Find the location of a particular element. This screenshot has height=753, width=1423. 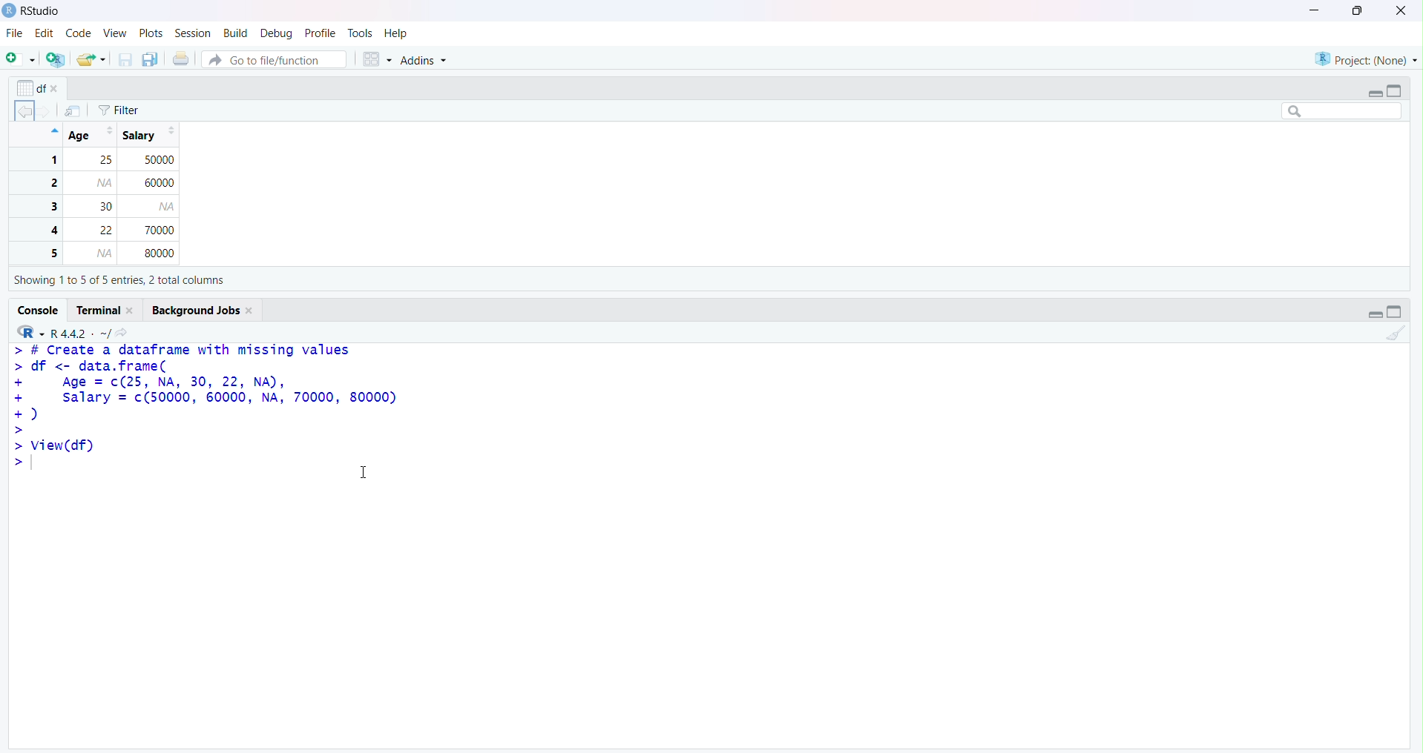

> # Create a dataframe with missing values
> df <- data.frame(
+ Age = c(25, NA, 30, 22, NA),
+ salary = (50000, 60000, NA, 70000, 80000)
+)
>
> View(df)
>
T is located at coordinates (223, 408).